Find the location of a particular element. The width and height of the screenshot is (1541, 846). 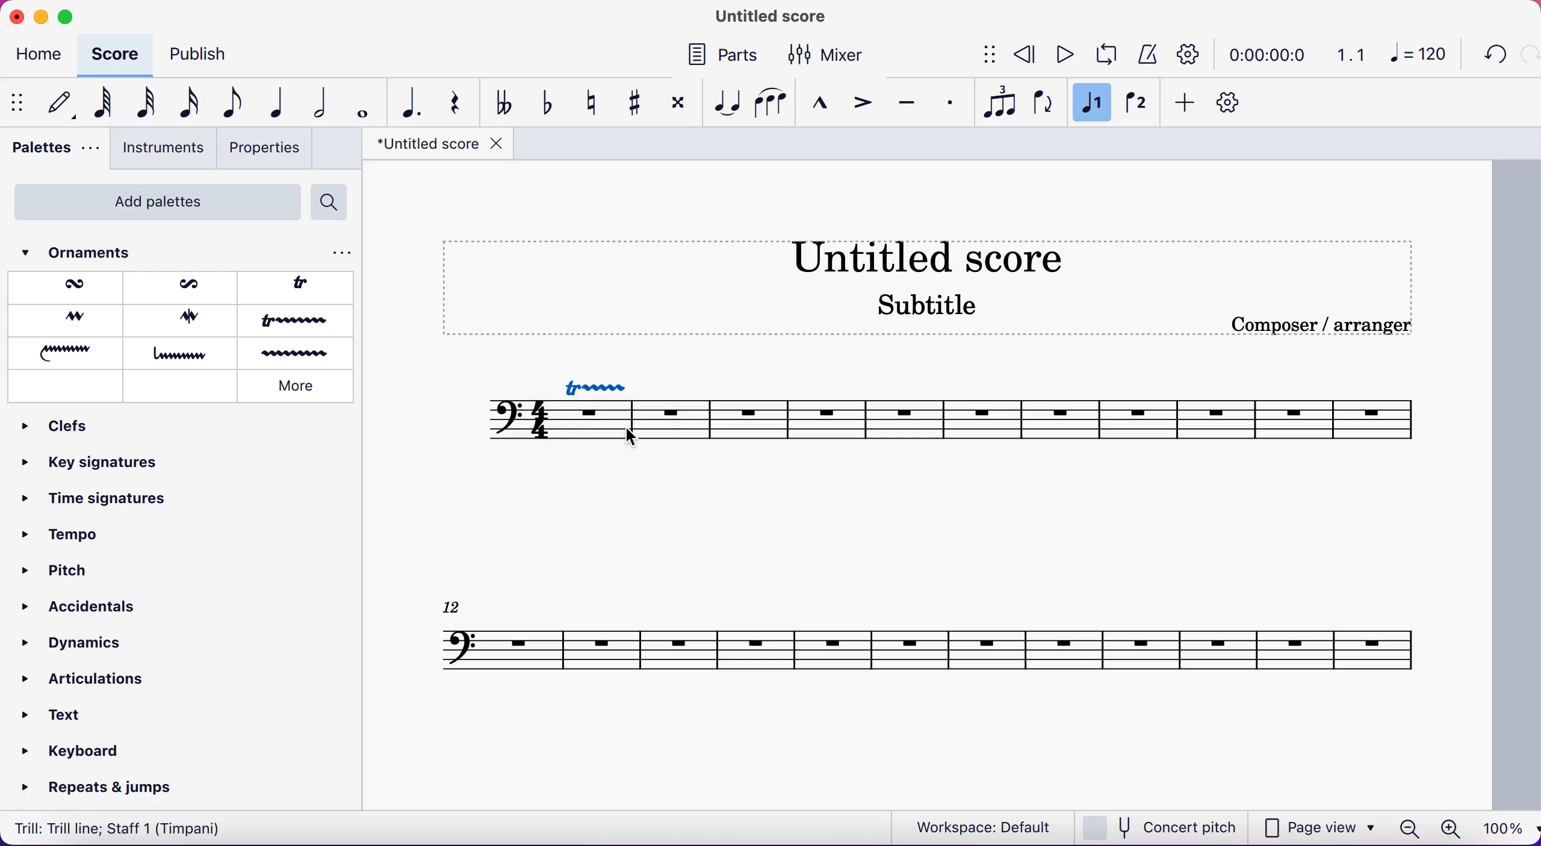

page view is located at coordinates (1321, 826).